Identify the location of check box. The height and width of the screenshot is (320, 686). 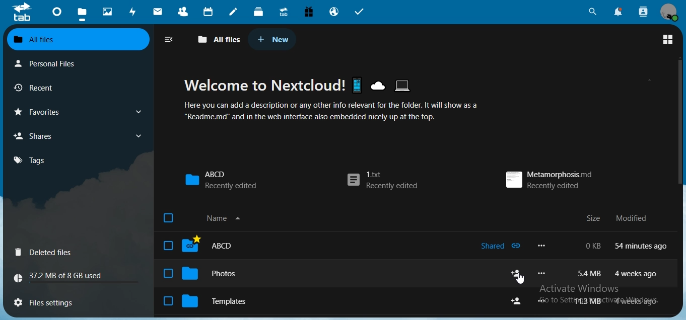
(167, 274).